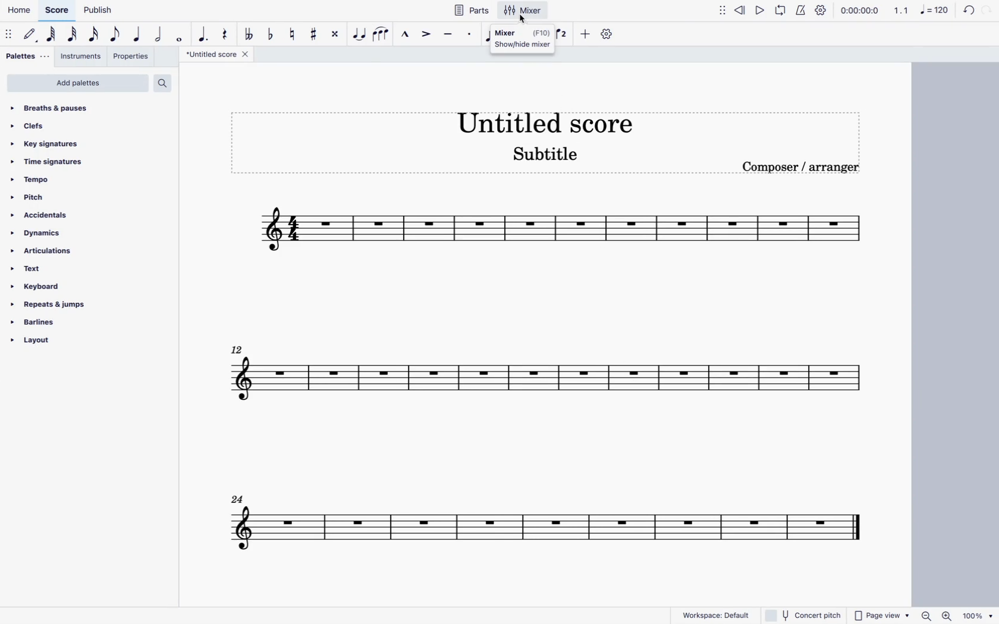  I want to click on scale, so click(921, 10).